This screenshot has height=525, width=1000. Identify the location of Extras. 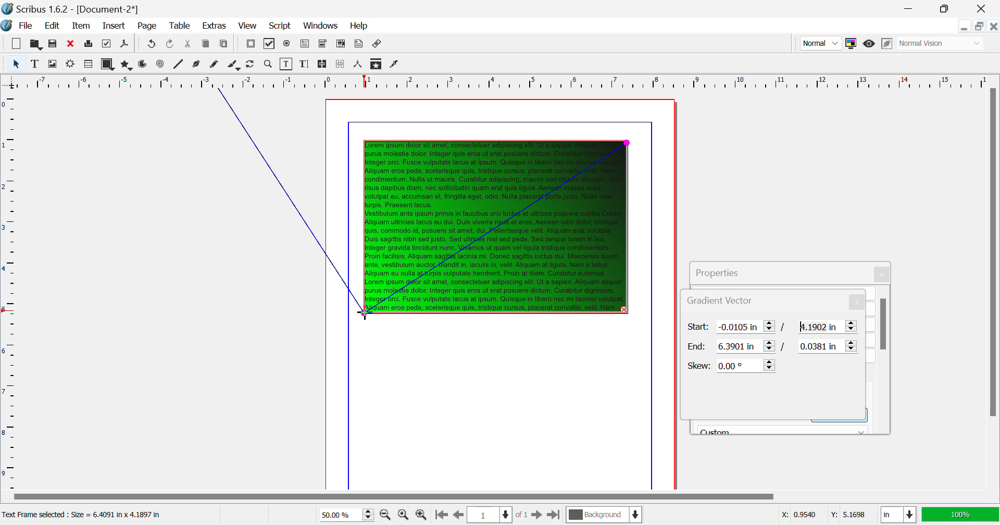
(213, 26).